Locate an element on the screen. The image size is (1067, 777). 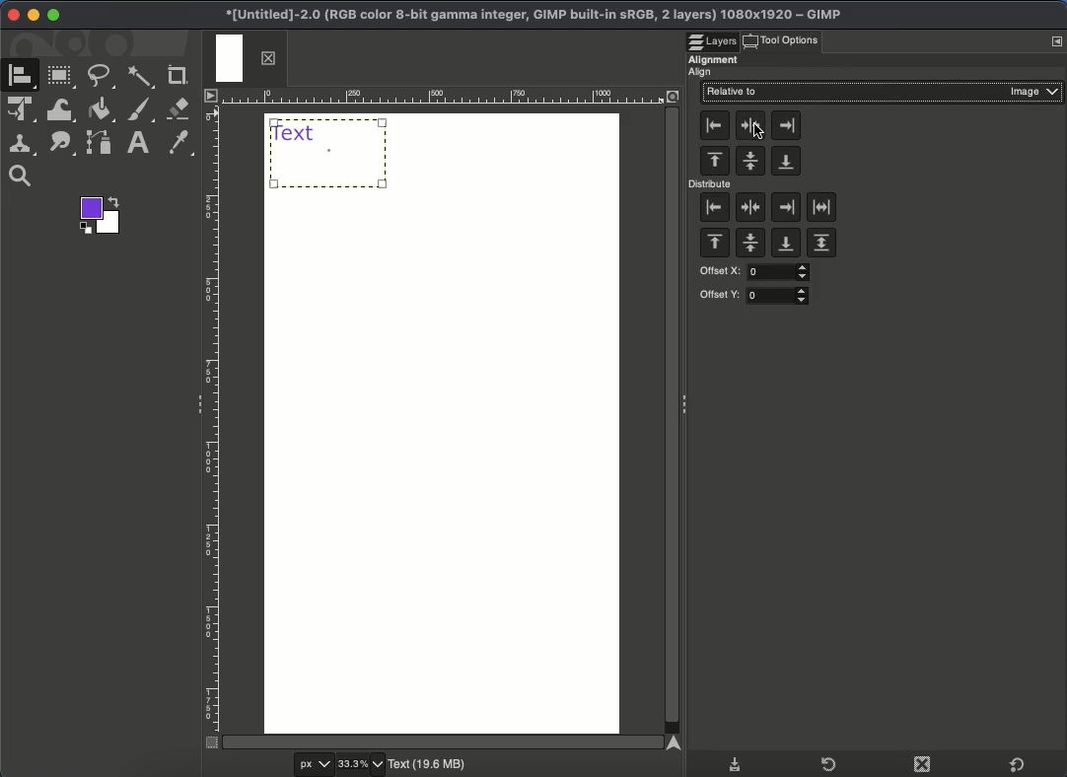
Scroll is located at coordinates (674, 420).